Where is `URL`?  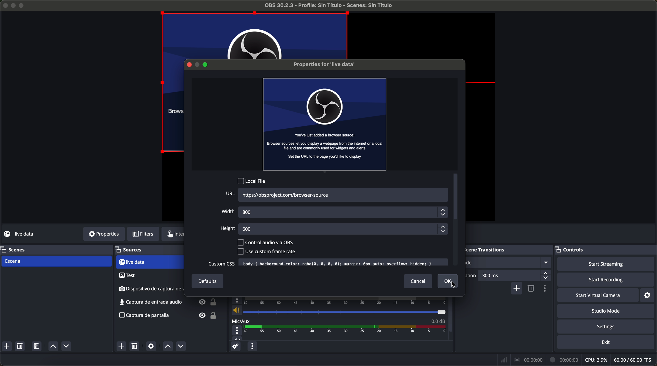 URL is located at coordinates (287, 195).